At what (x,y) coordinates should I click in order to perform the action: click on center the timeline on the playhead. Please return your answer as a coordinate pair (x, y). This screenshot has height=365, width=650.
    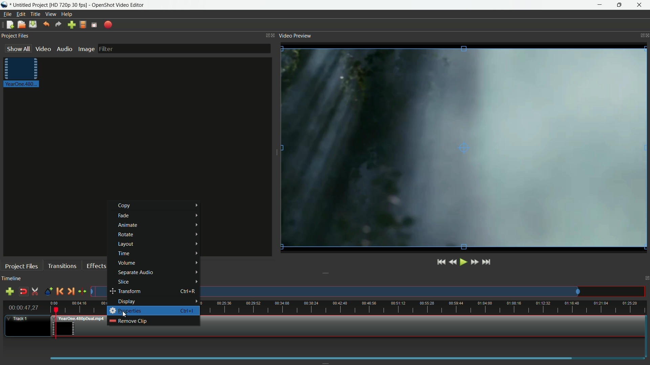
    Looking at the image, I should click on (82, 291).